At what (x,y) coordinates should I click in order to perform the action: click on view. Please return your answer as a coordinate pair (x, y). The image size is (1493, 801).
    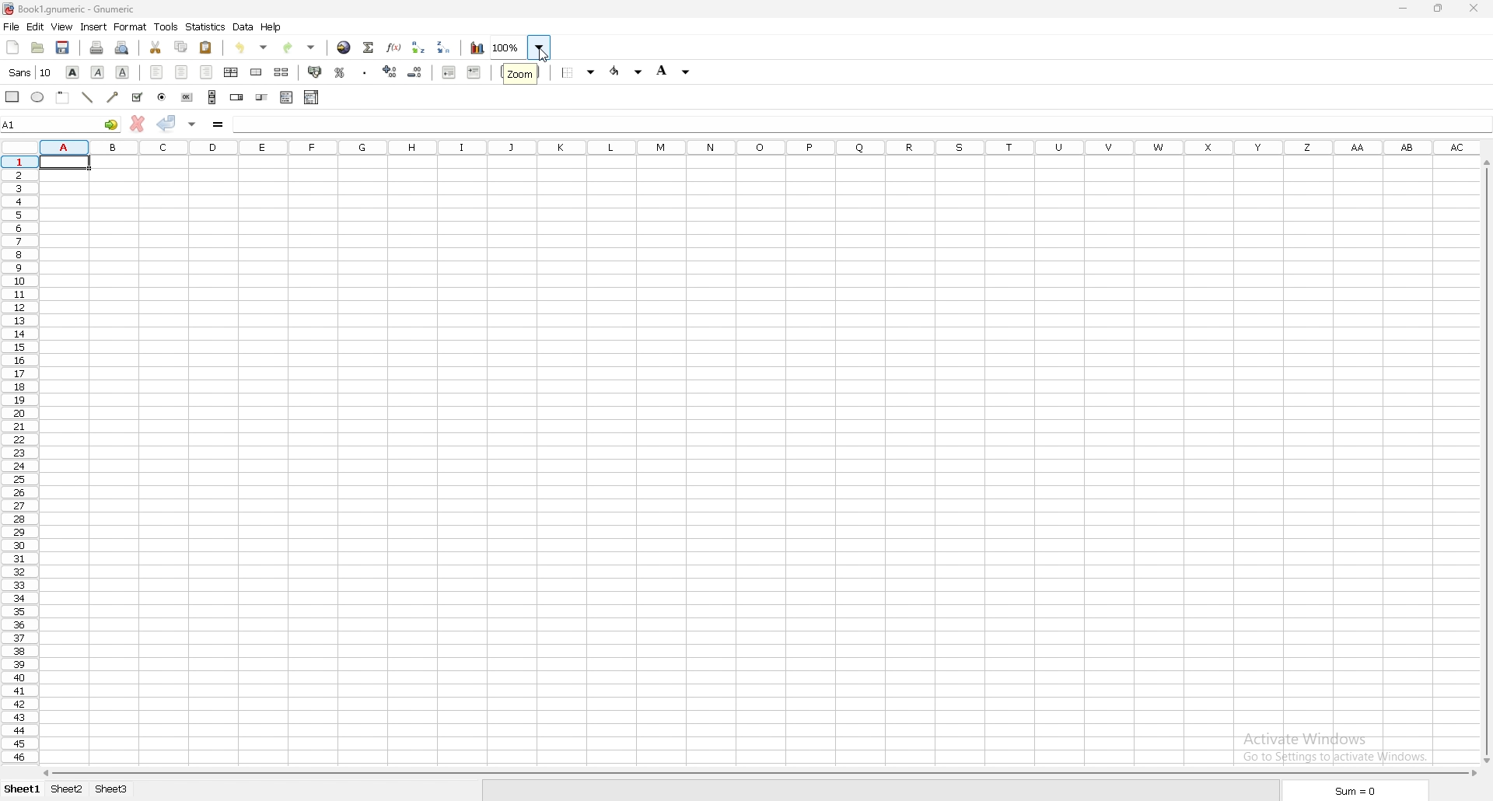
    Looking at the image, I should click on (61, 26).